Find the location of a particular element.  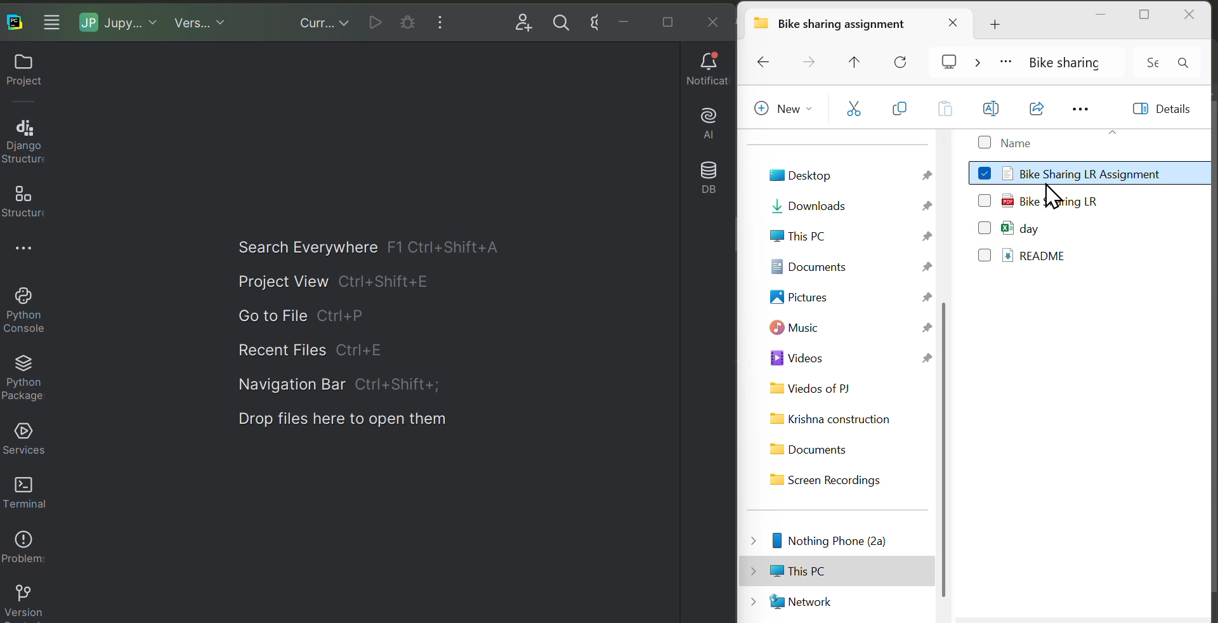

Terminal is located at coordinates (26, 490).